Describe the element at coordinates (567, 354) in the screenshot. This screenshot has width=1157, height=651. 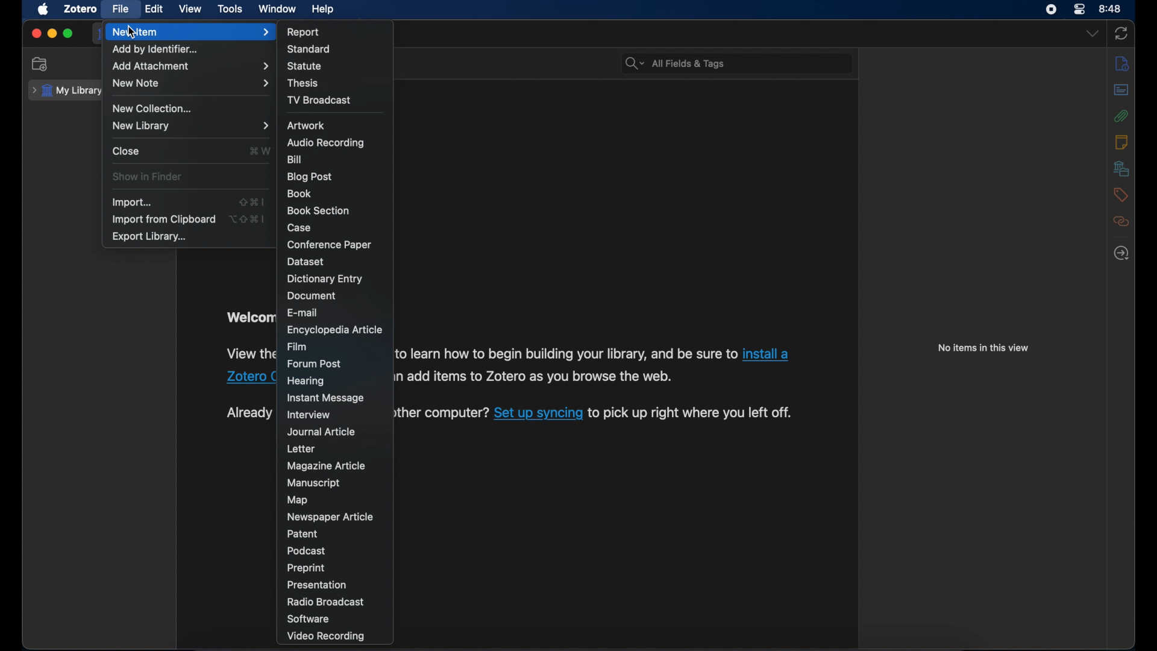
I see `software information` at that location.